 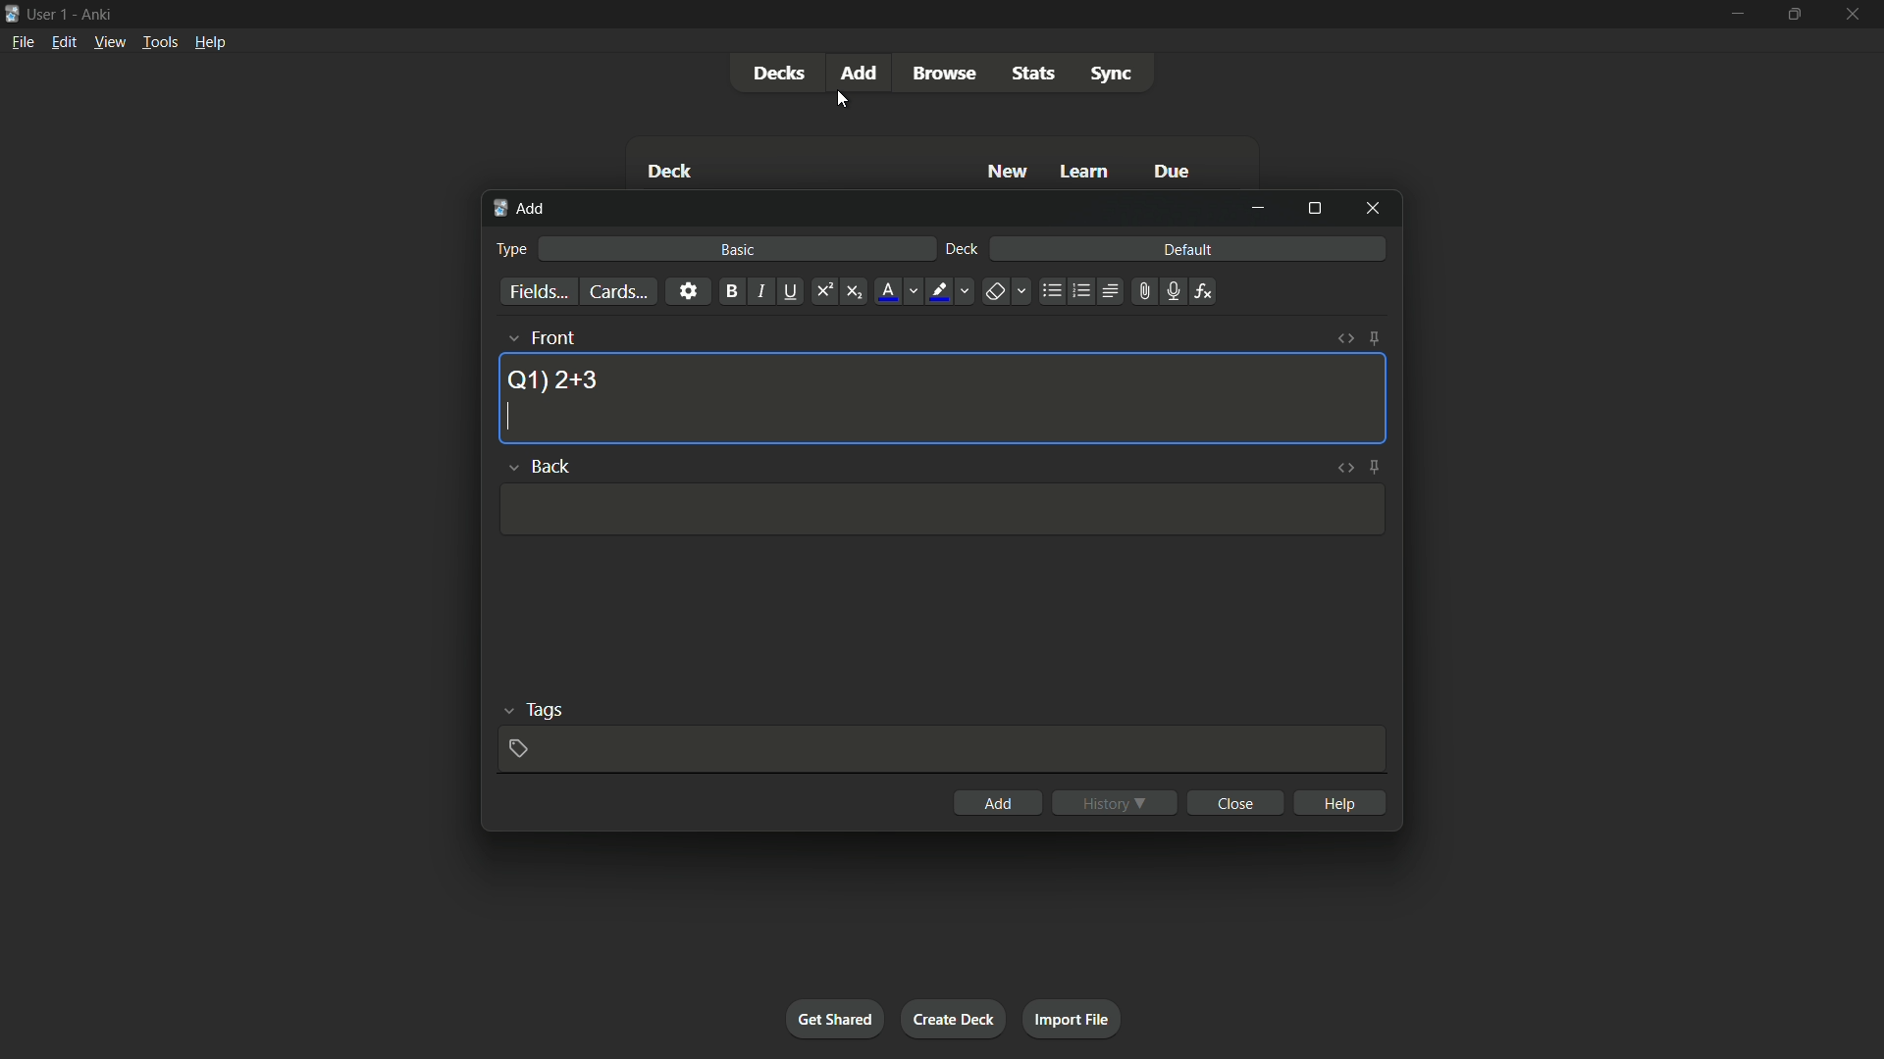 What do you see at coordinates (944, 74) in the screenshot?
I see `browse` at bounding box center [944, 74].